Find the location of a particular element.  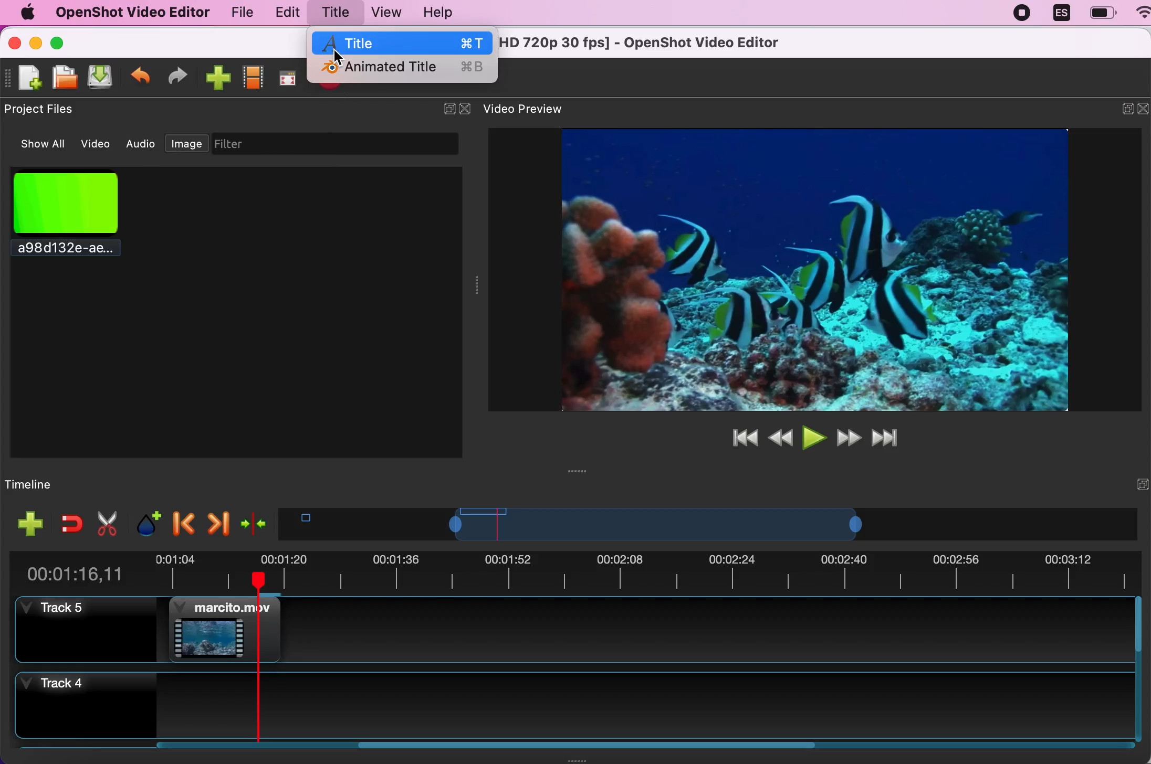

timeline is located at coordinates (57, 484).